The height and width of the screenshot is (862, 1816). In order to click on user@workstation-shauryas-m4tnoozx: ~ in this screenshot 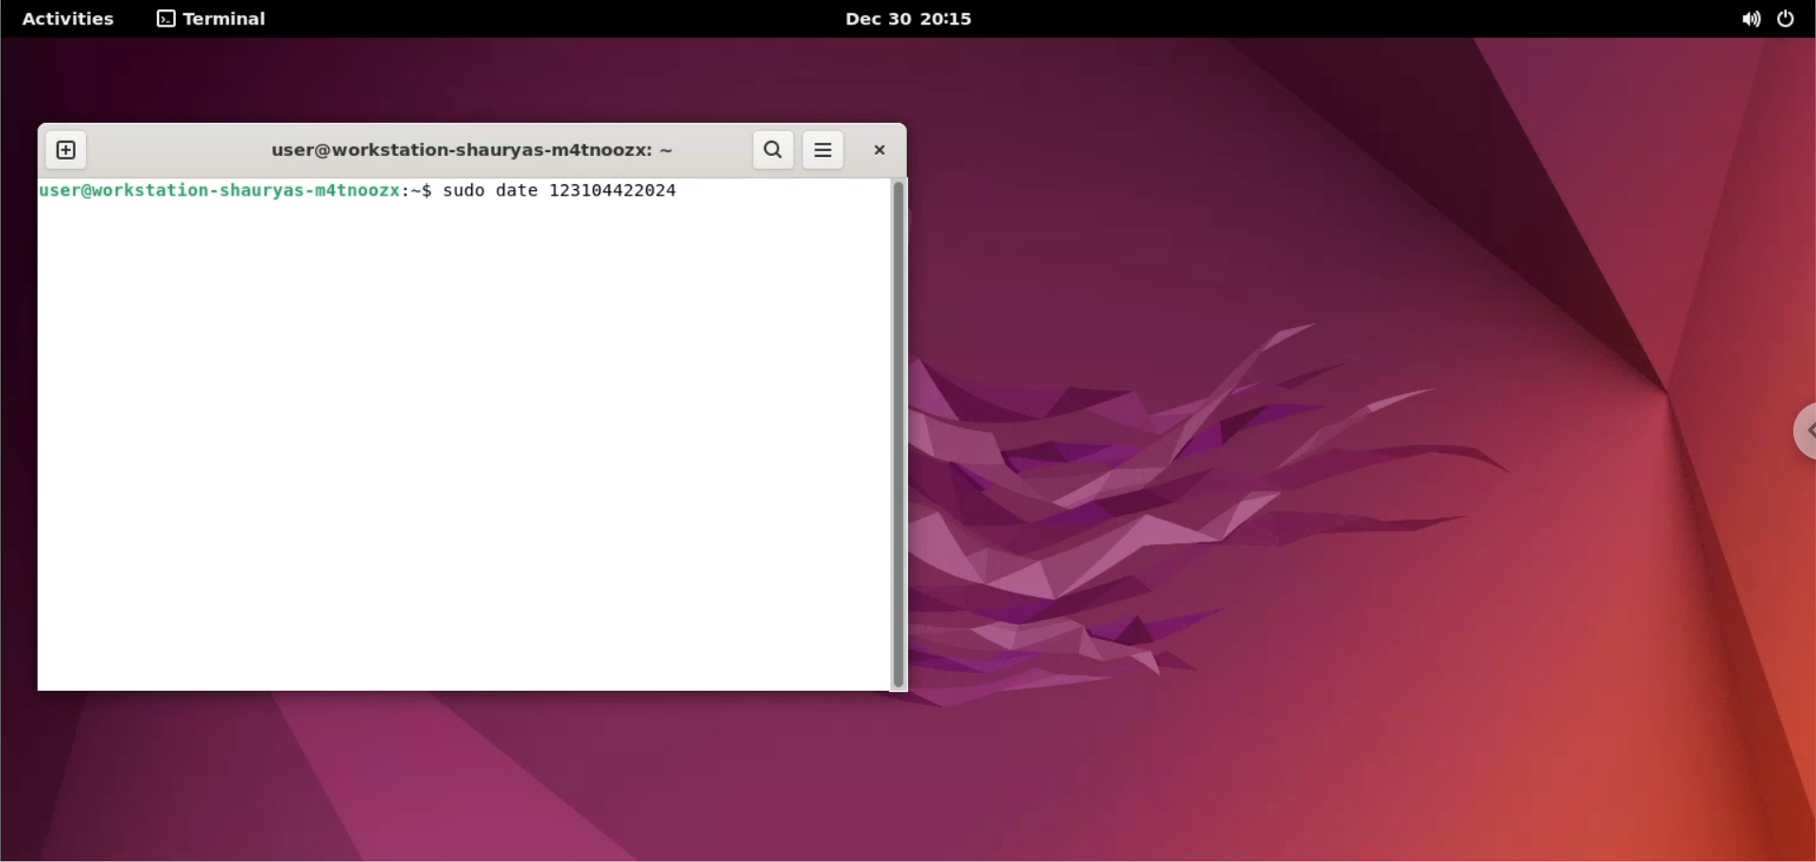, I will do `click(465, 151)`.